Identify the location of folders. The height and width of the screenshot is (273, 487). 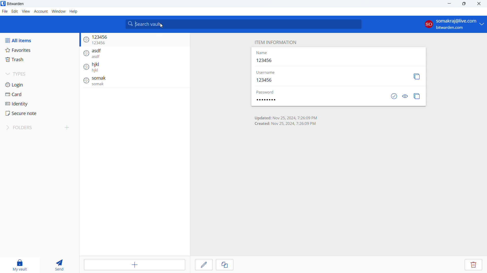
(31, 128).